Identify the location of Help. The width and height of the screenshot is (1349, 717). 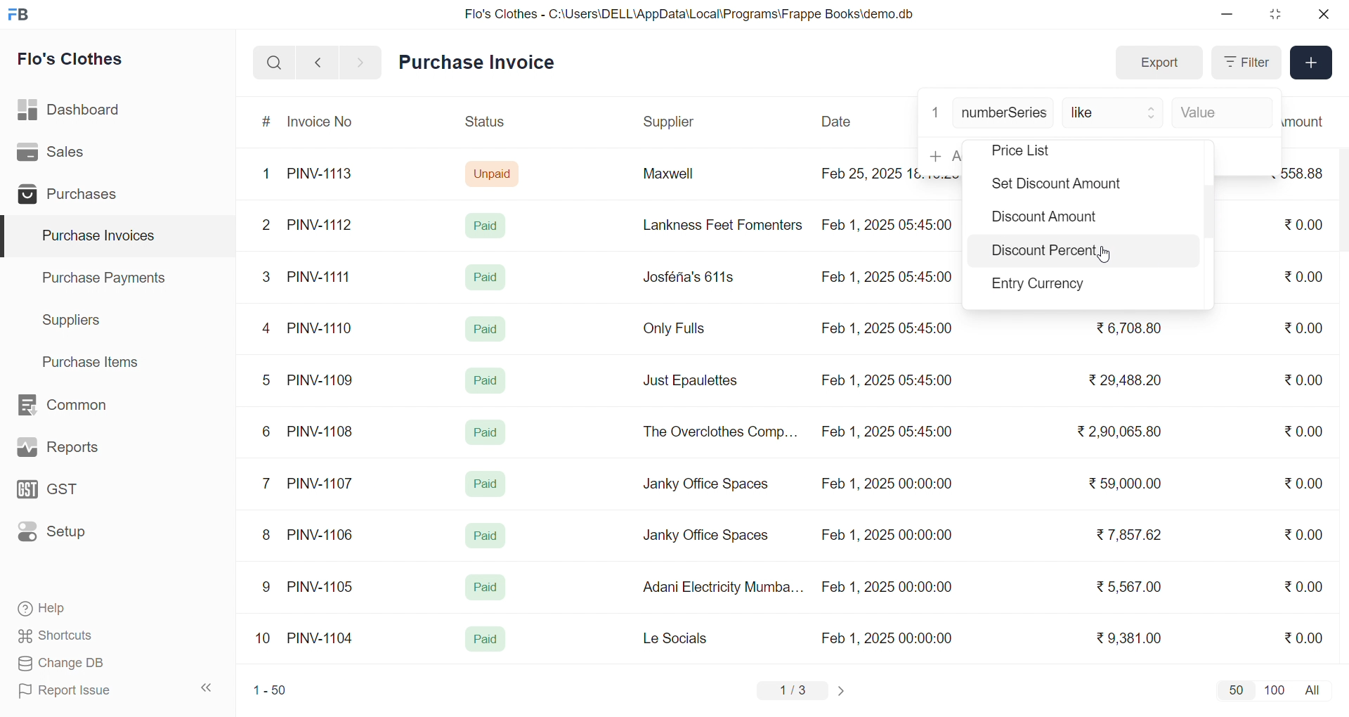
(87, 609).